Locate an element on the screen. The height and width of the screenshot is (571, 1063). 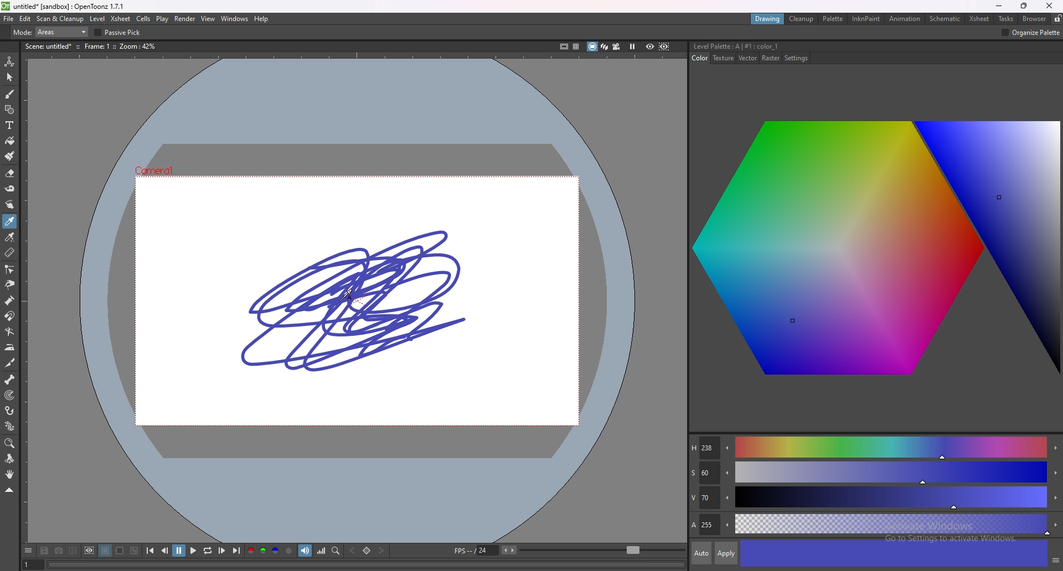
bender tool is located at coordinates (9, 331).